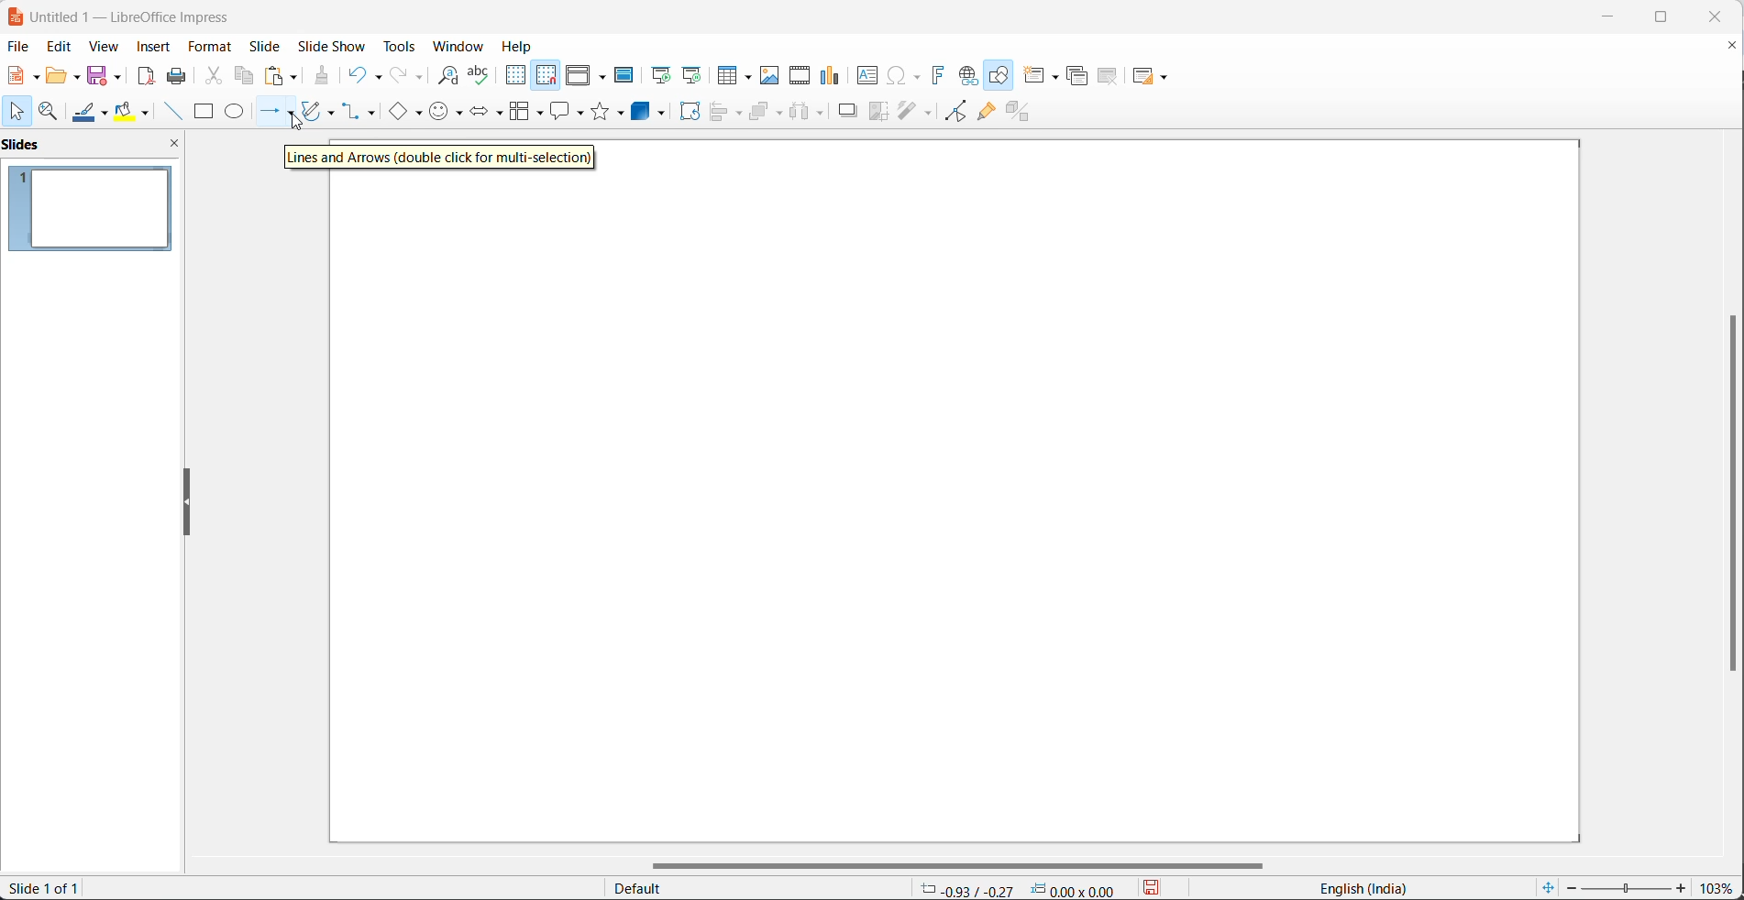 The width and height of the screenshot is (1744, 900). Describe the element at coordinates (1628, 885) in the screenshot. I see `zoom slider` at that location.